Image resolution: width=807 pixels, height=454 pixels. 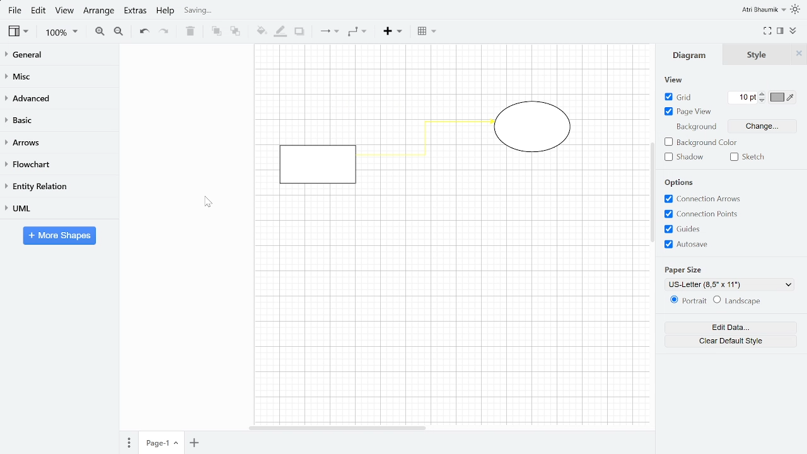 What do you see at coordinates (744, 97) in the screenshot?
I see `Current grid` at bounding box center [744, 97].